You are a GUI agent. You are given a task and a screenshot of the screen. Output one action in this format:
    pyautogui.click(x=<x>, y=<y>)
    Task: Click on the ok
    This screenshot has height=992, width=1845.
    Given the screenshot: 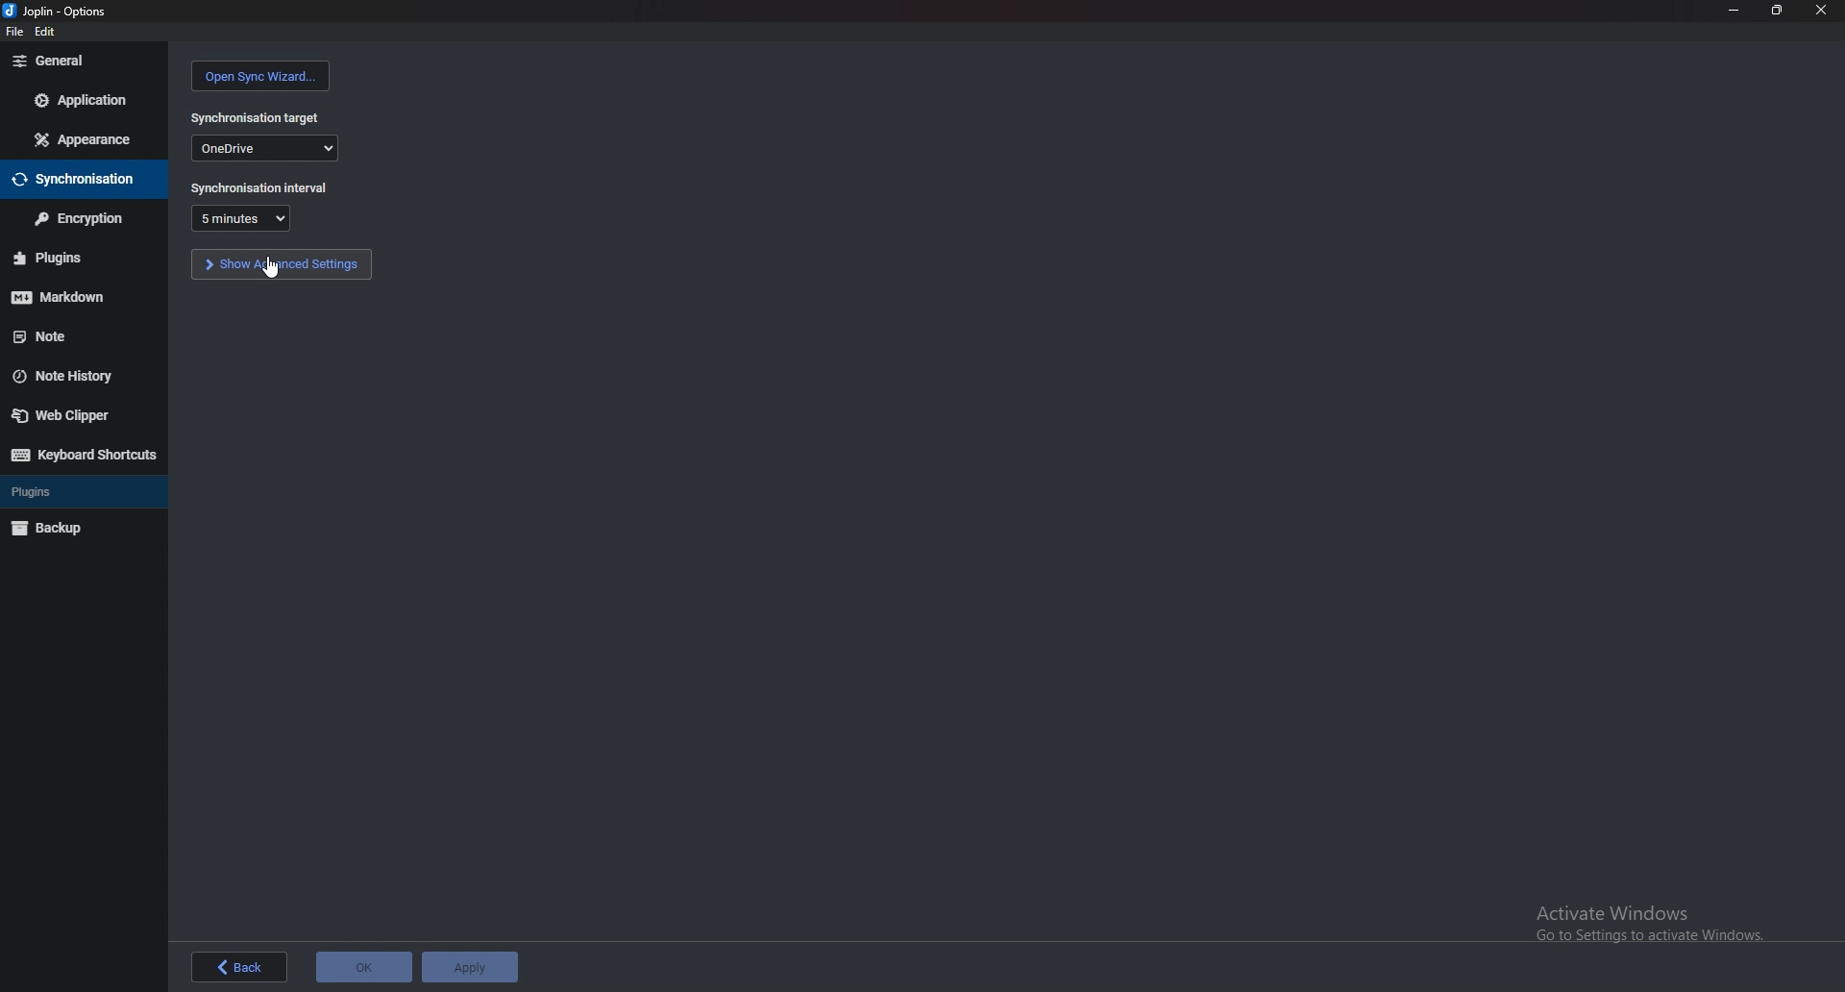 What is the action you would take?
    pyautogui.click(x=361, y=967)
    